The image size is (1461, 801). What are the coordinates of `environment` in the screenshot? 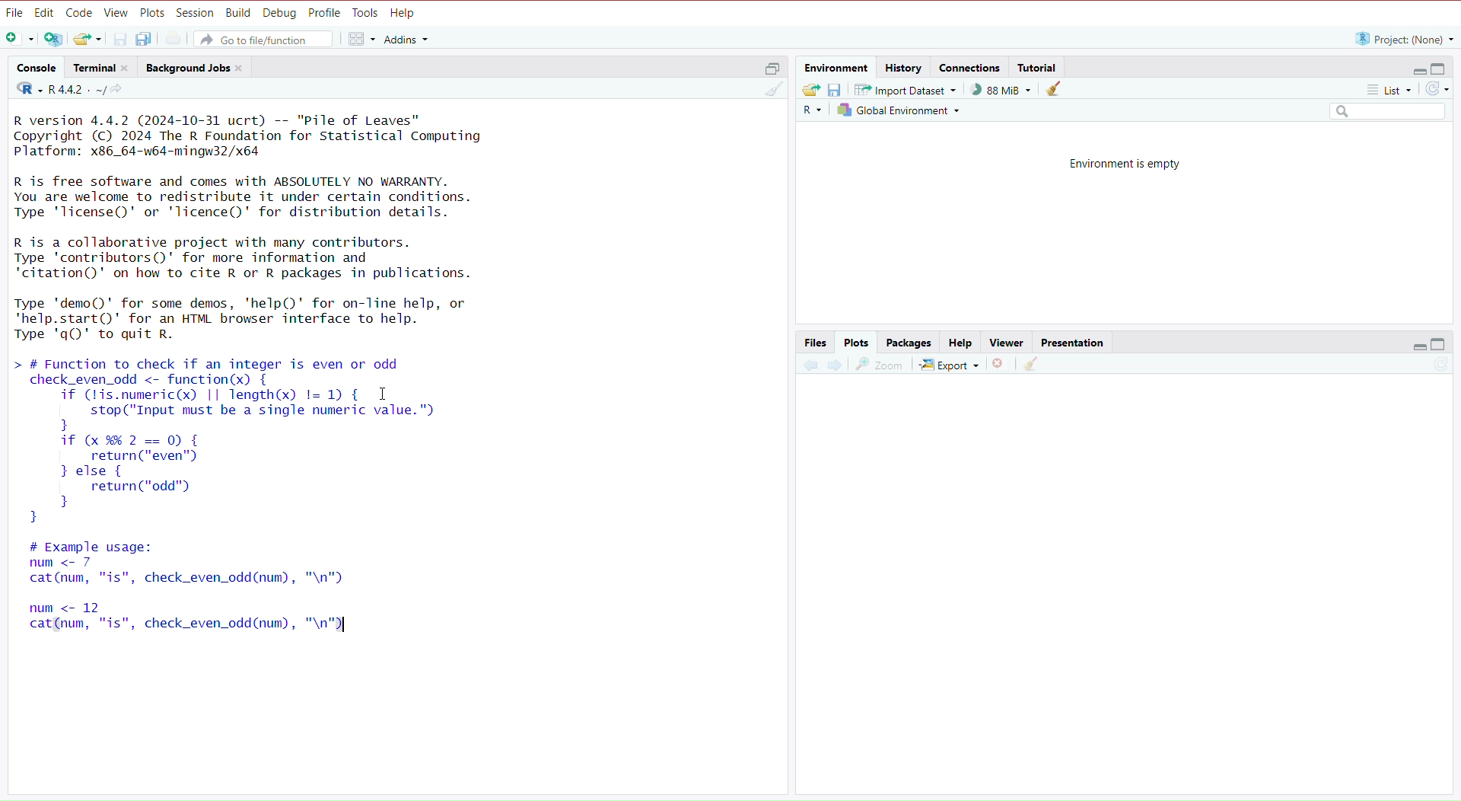 It's located at (837, 68).